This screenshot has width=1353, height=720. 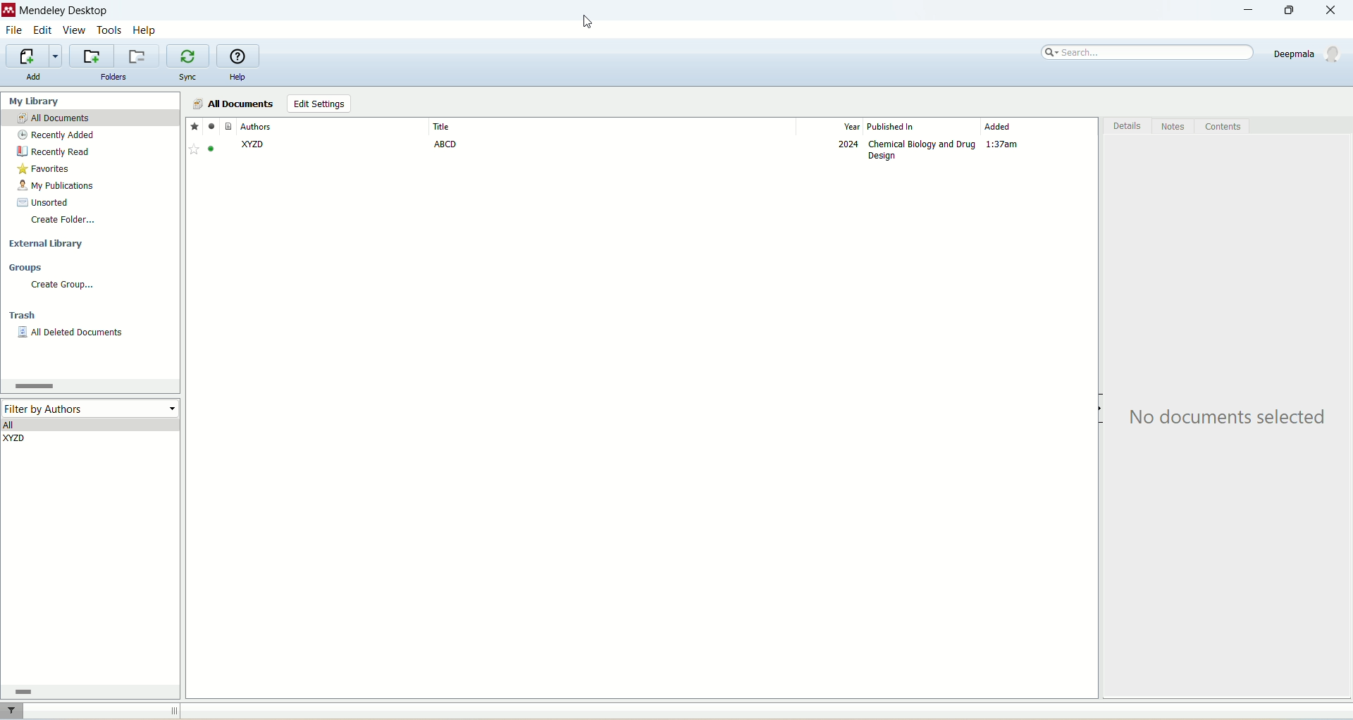 I want to click on file, so click(x=13, y=32).